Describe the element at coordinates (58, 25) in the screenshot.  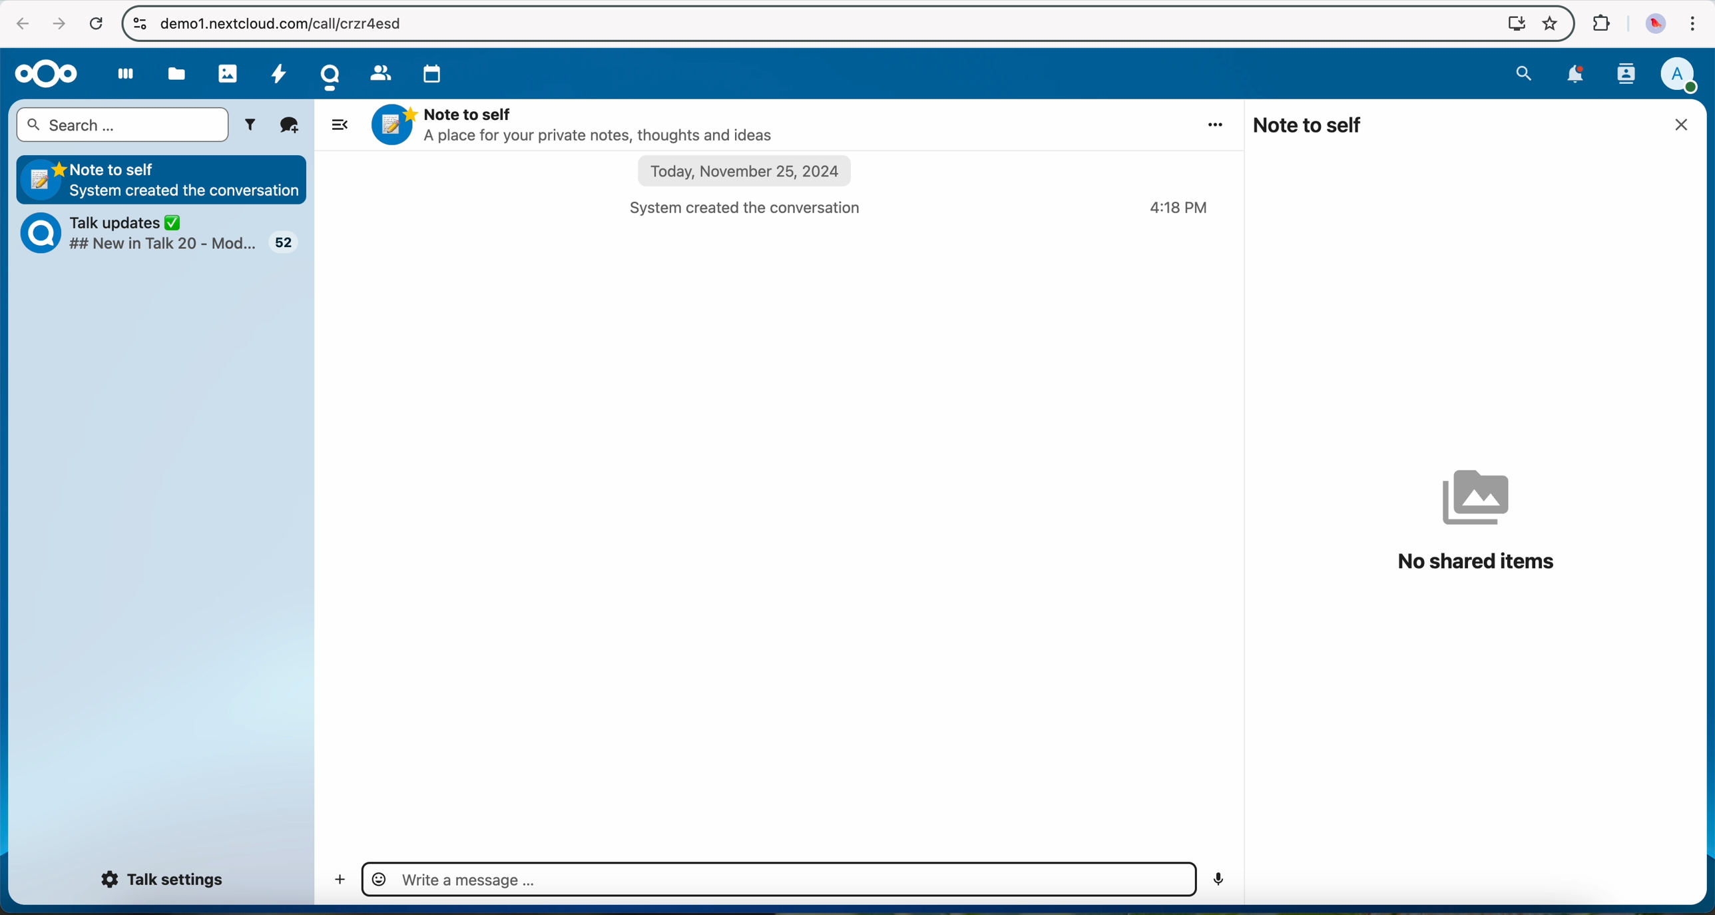
I see `navigate foward` at that location.